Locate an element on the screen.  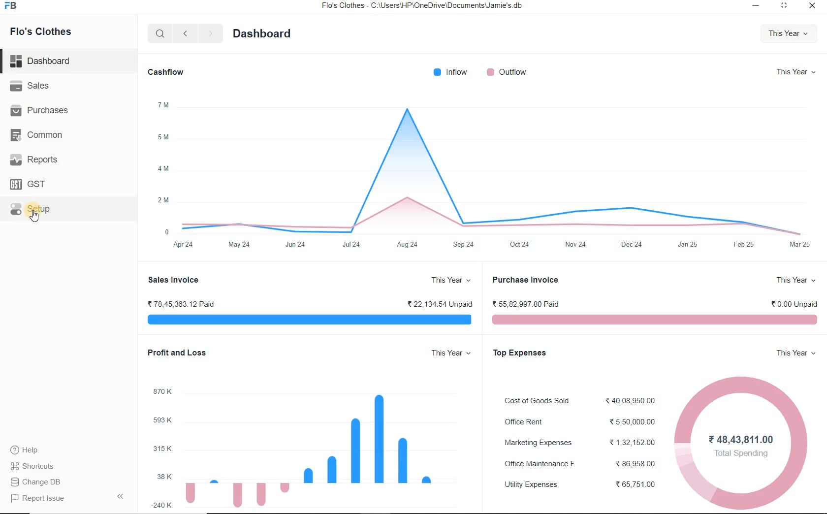
Report Issue is located at coordinates (68, 497).